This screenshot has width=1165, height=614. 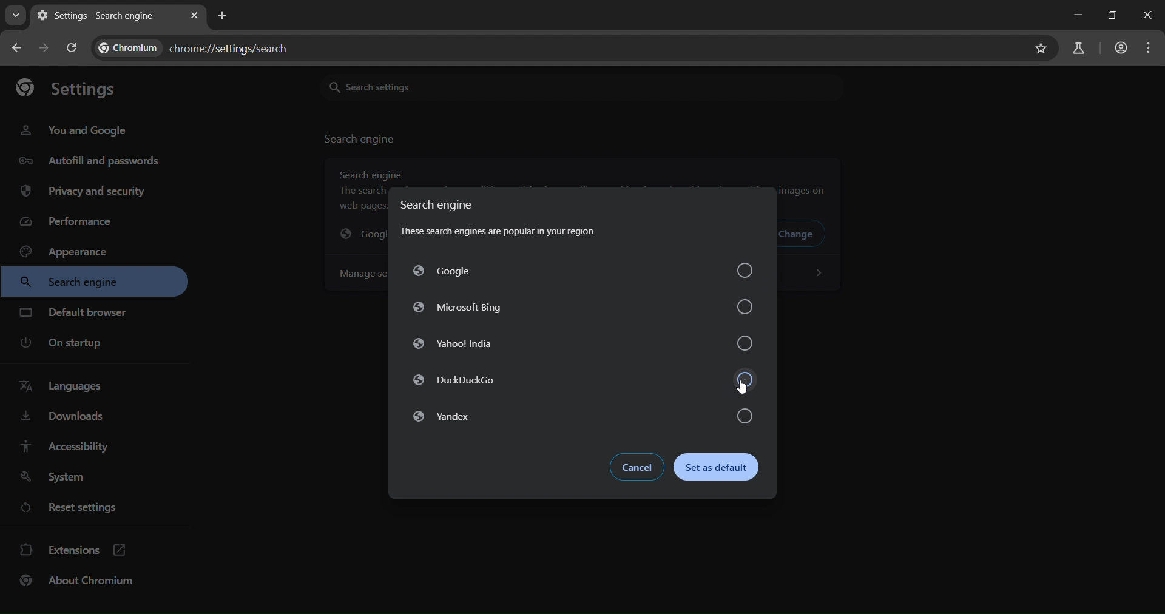 I want to click on accessibility, so click(x=74, y=446).